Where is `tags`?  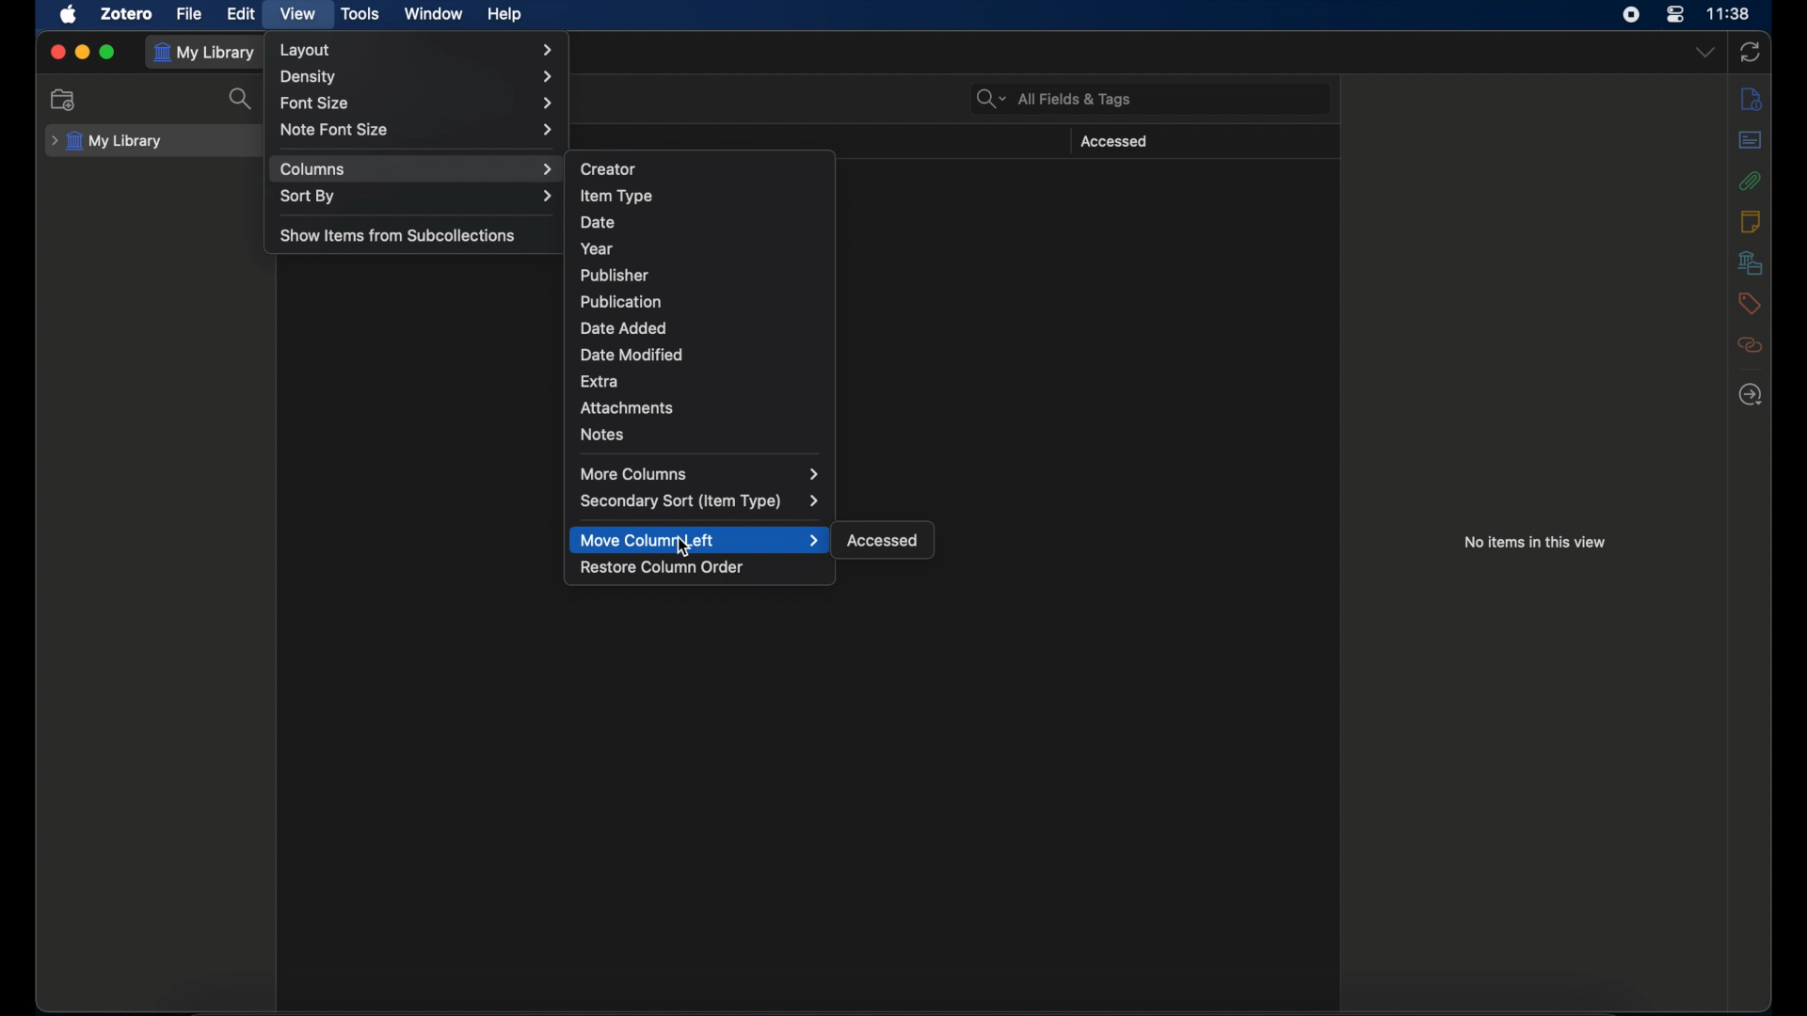 tags is located at coordinates (1751, 303).